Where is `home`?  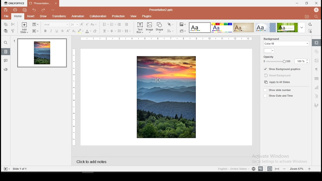 home is located at coordinates (17, 16).